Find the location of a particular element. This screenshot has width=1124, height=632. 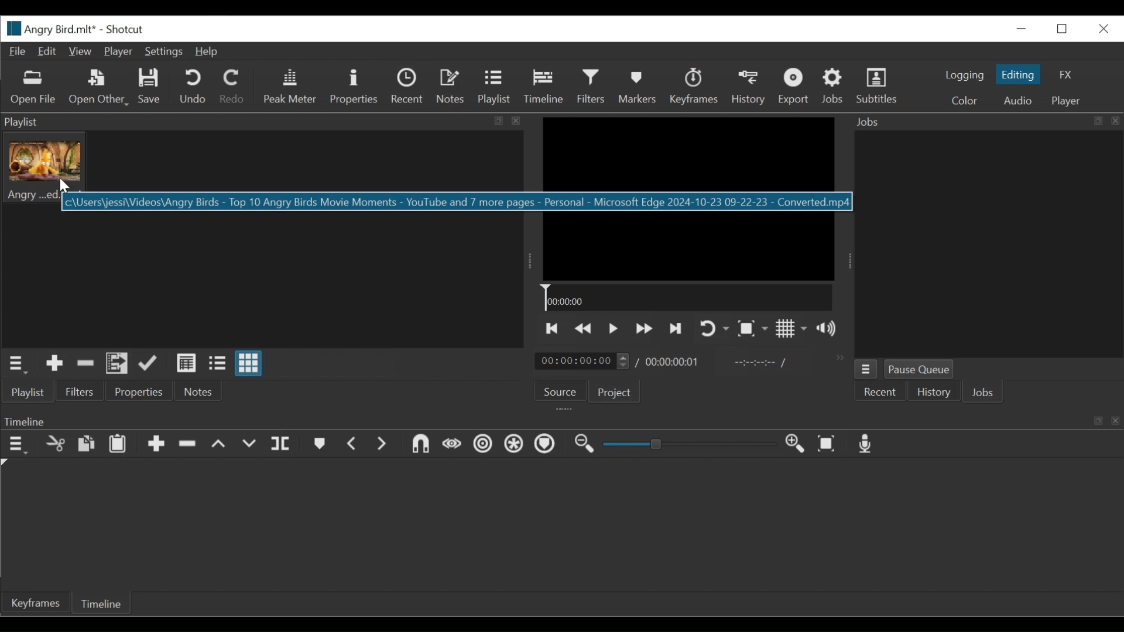

Audio is located at coordinates (1021, 100).